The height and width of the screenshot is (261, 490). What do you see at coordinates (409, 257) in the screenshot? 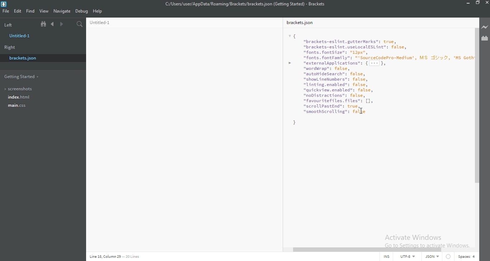
I see ` UTF-8` at bounding box center [409, 257].